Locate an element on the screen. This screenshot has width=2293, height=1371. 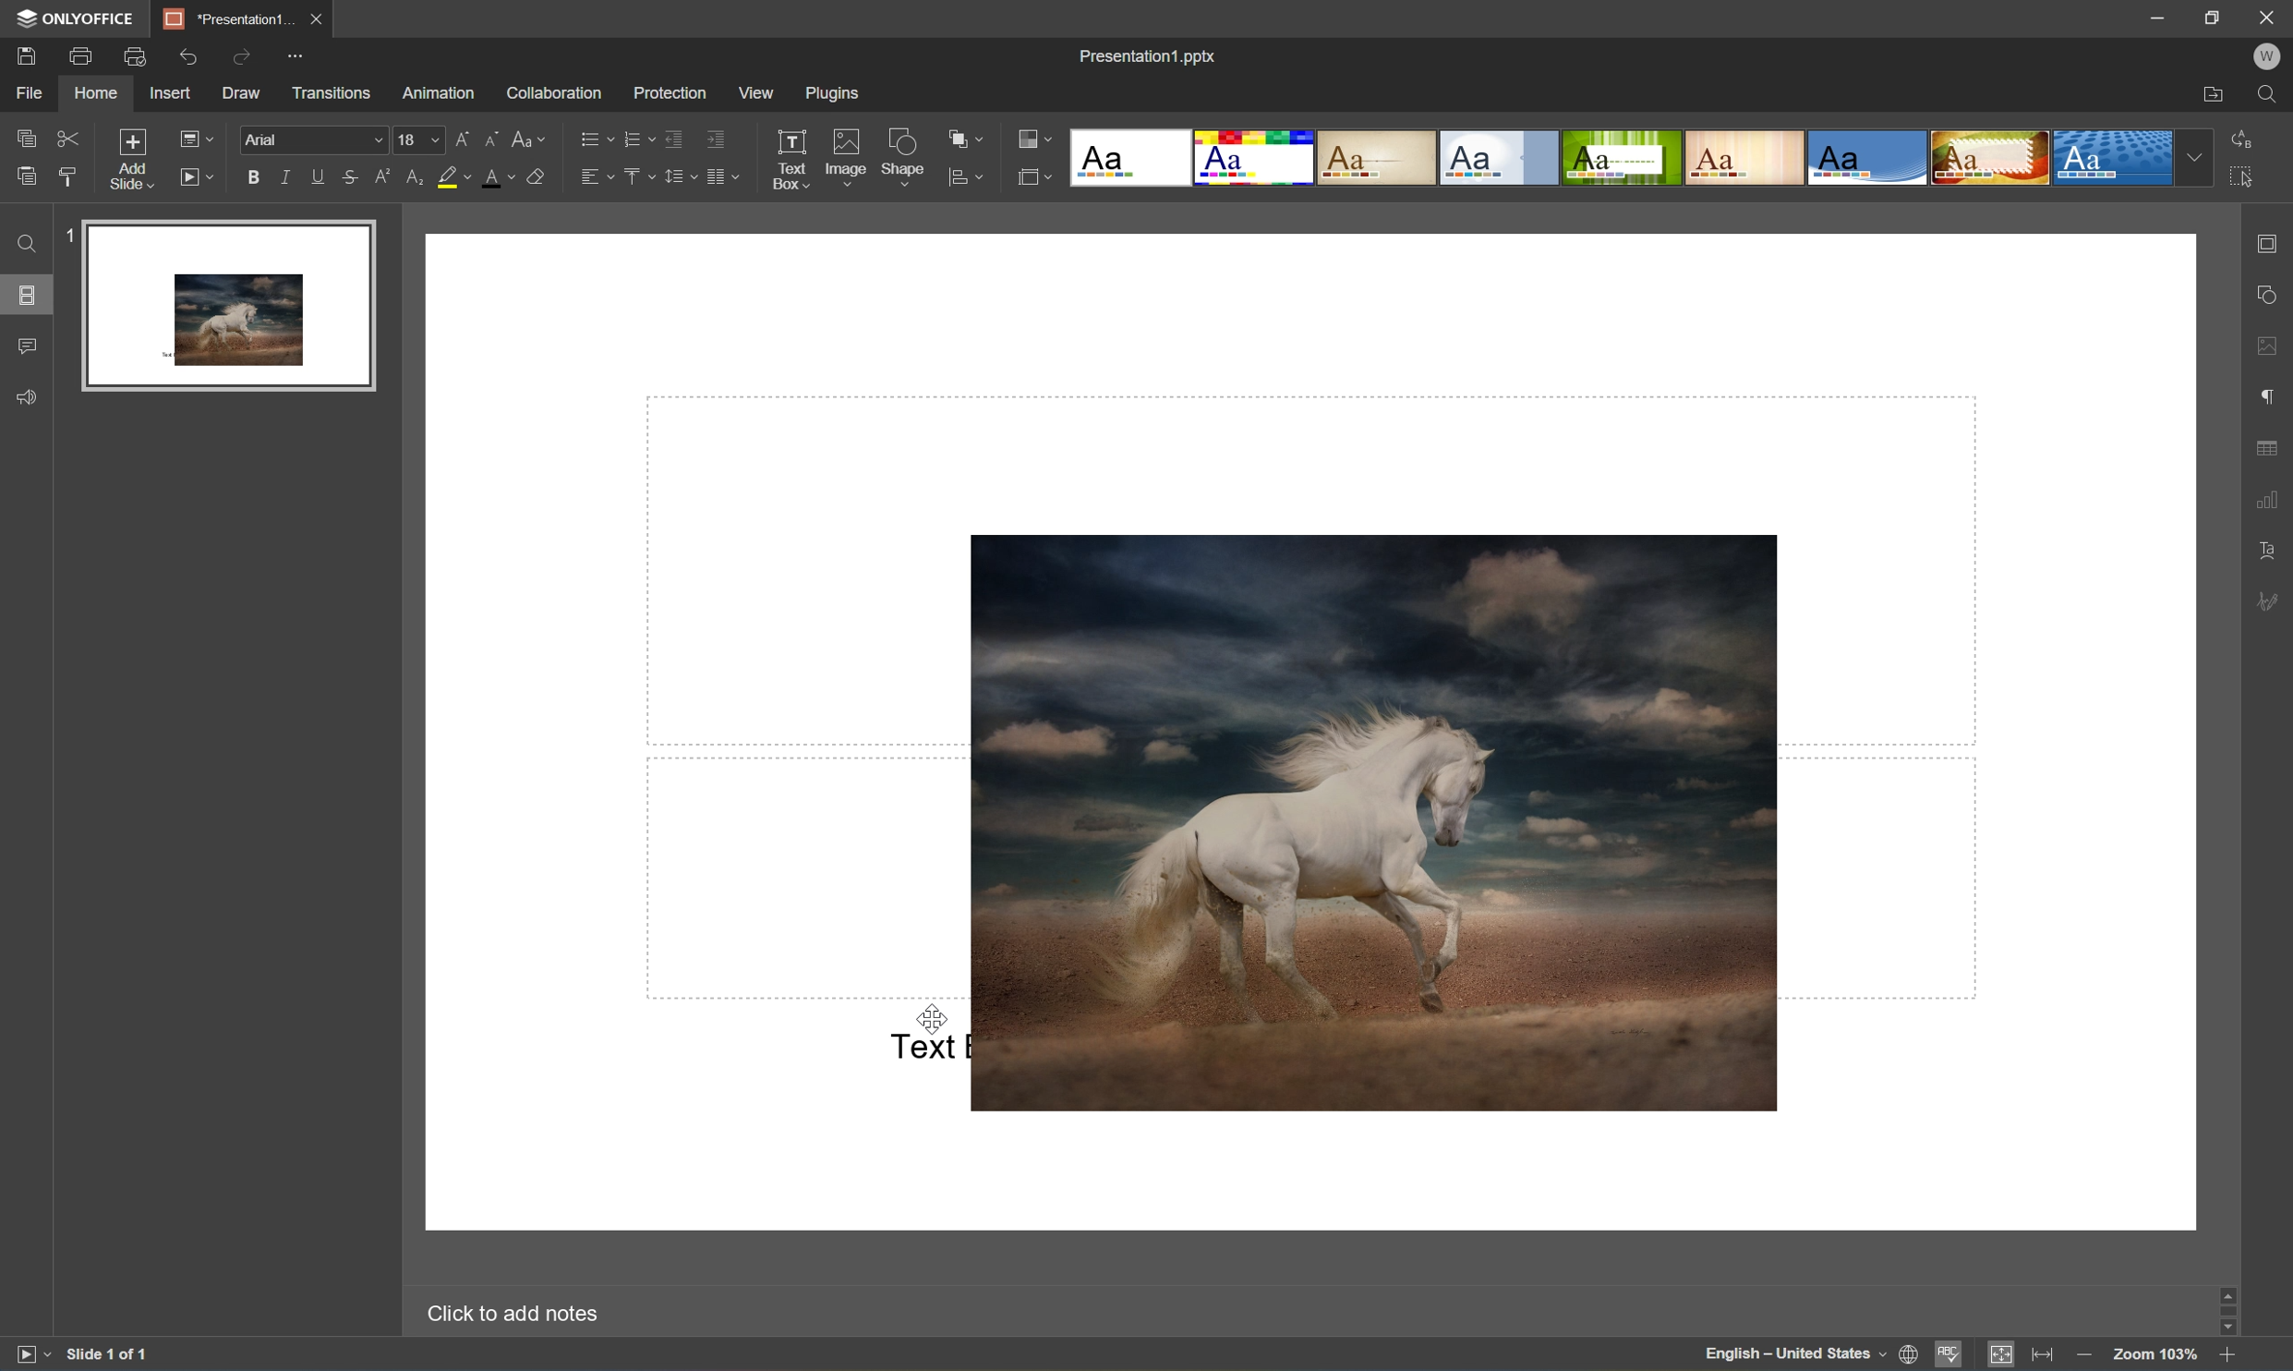
Bullets is located at coordinates (594, 140).